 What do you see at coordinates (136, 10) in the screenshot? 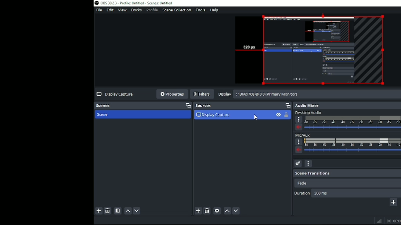
I see `Docks` at bounding box center [136, 10].